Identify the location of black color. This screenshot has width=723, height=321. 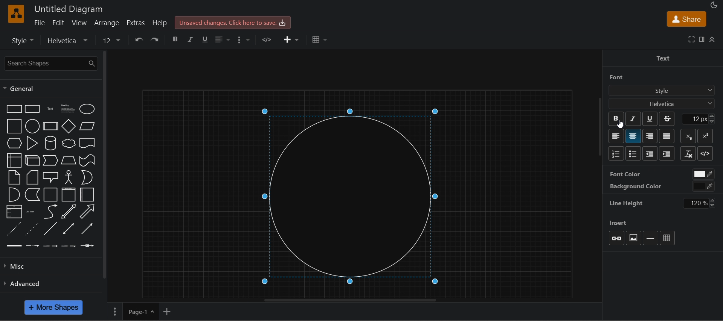
(705, 185).